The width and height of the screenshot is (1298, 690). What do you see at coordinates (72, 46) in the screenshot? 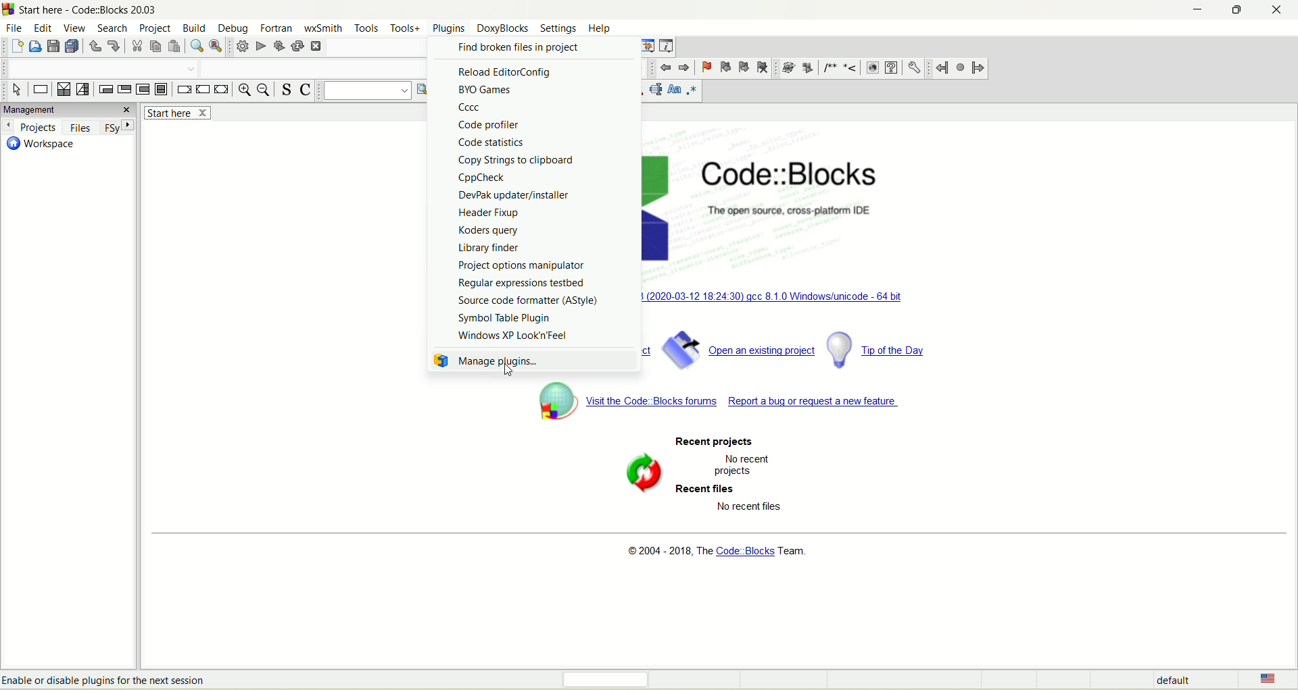
I see `save everything` at bounding box center [72, 46].